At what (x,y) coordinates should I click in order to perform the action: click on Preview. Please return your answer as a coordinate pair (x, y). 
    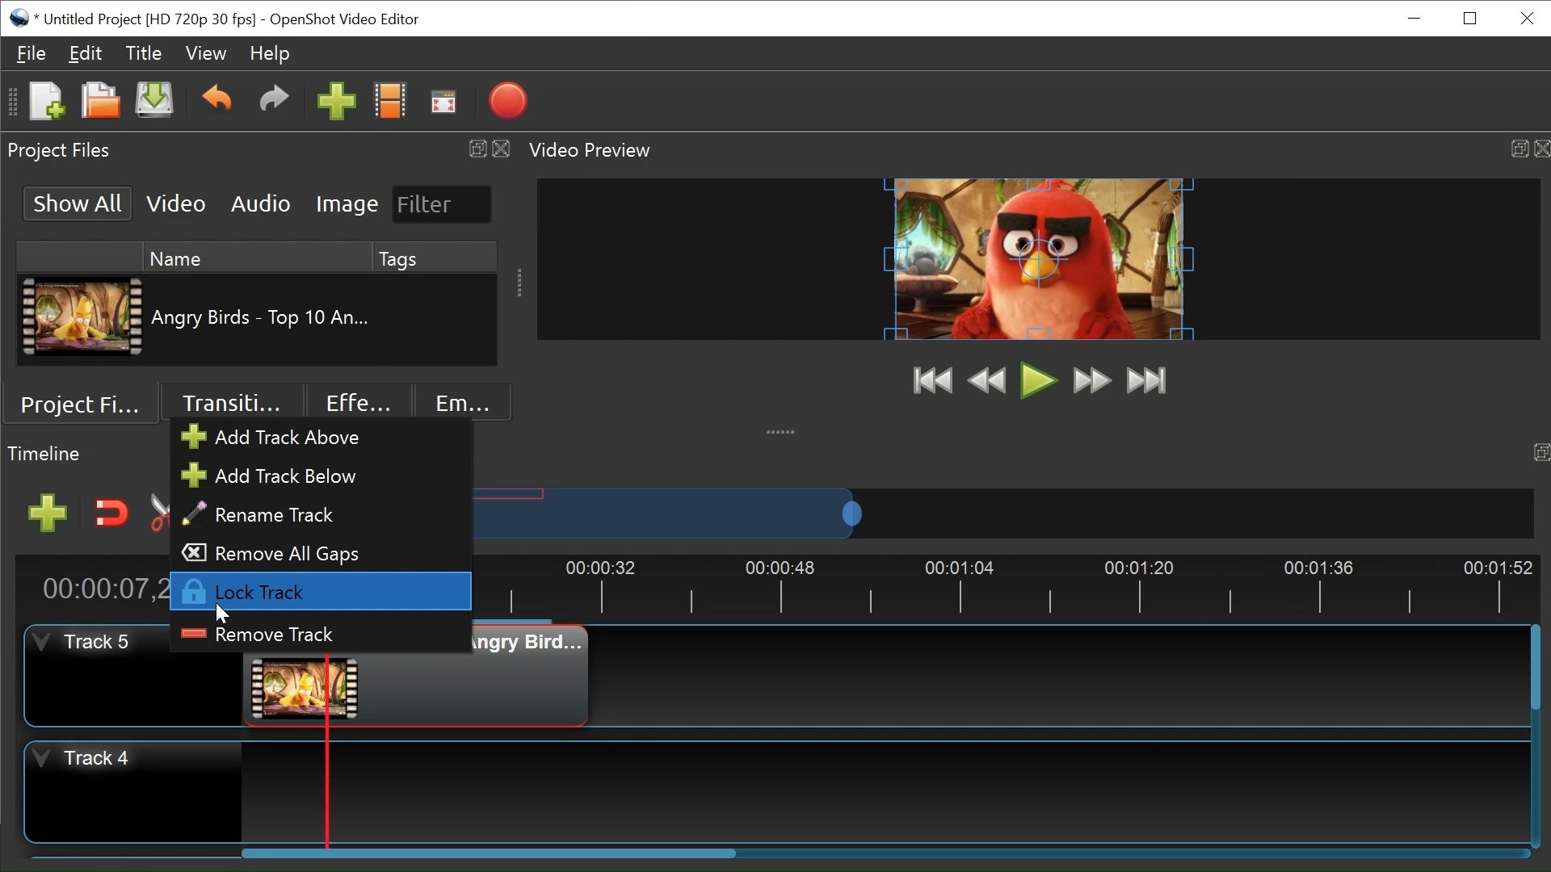
    Looking at the image, I should click on (988, 380).